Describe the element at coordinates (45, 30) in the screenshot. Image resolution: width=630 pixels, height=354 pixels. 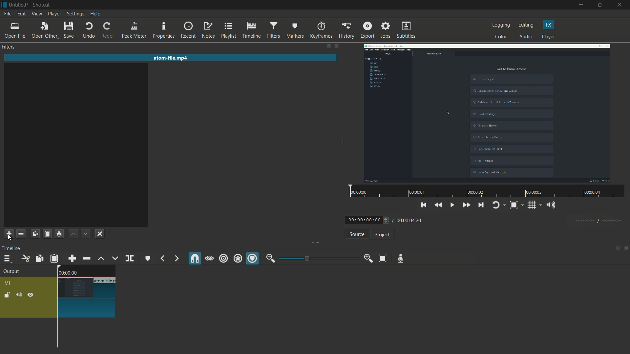
I see `open other` at that location.